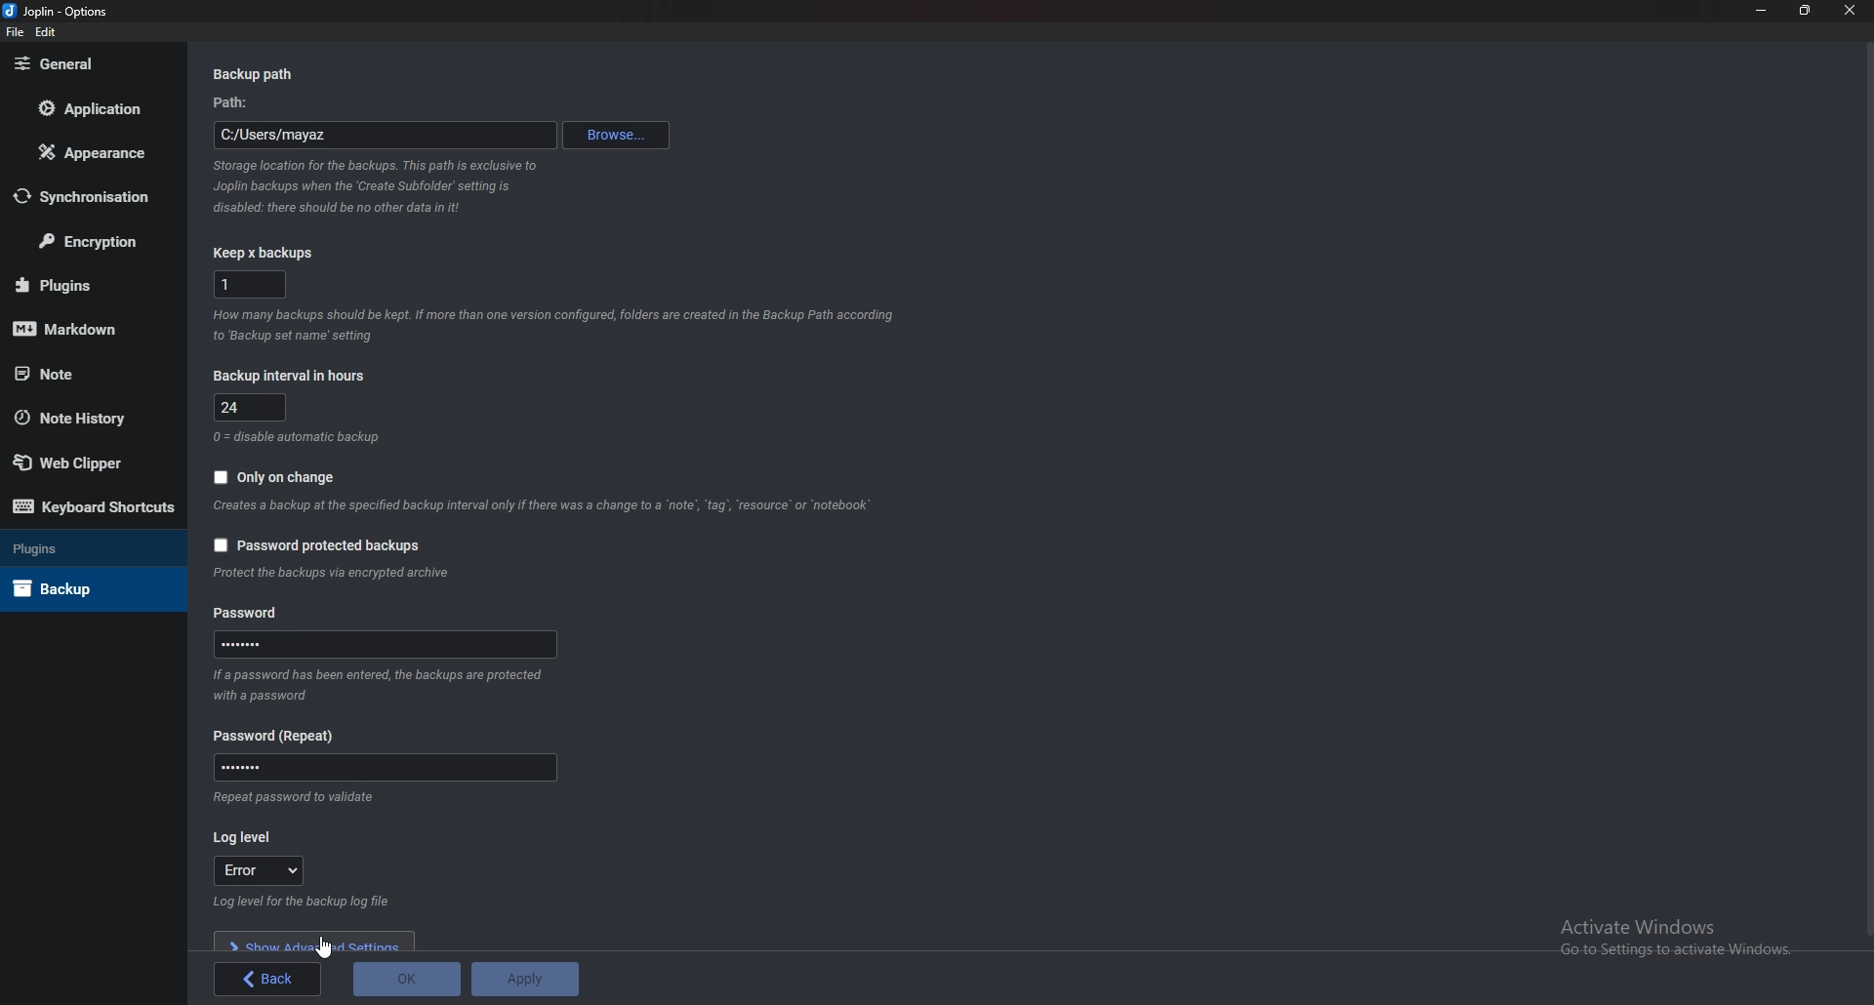 The image size is (1874, 1005). What do you see at coordinates (294, 797) in the screenshot?
I see `Info` at bounding box center [294, 797].